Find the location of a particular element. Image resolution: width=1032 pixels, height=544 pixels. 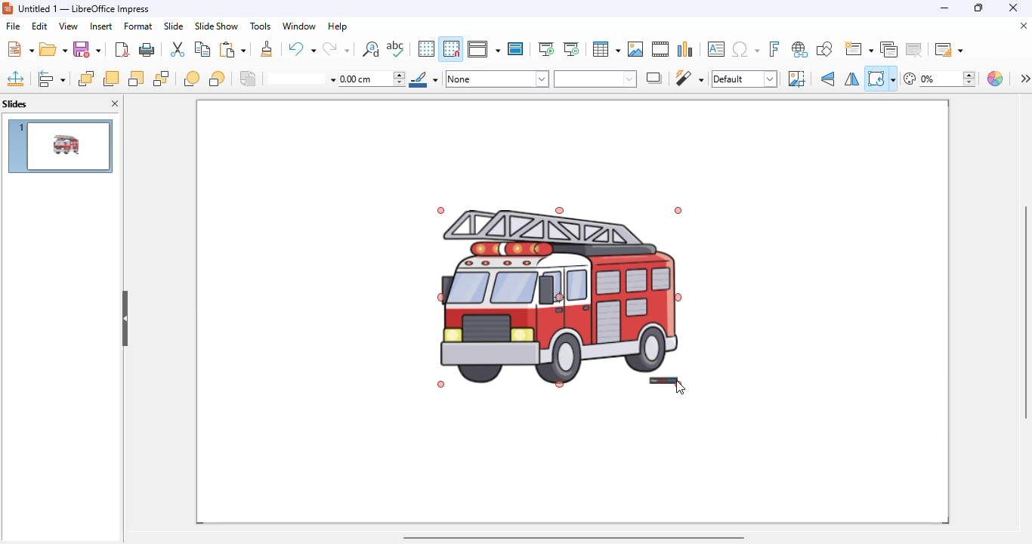

close pane is located at coordinates (115, 104).